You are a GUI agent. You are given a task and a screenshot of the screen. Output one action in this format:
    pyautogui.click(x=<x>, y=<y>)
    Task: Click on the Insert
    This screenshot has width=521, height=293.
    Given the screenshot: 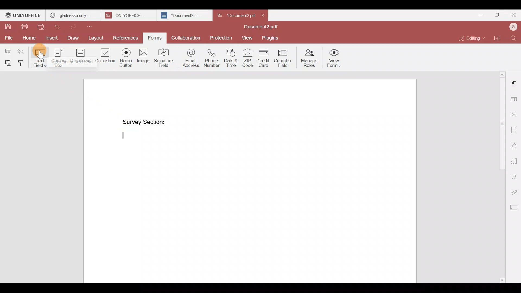 What is the action you would take?
    pyautogui.click(x=52, y=39)
    